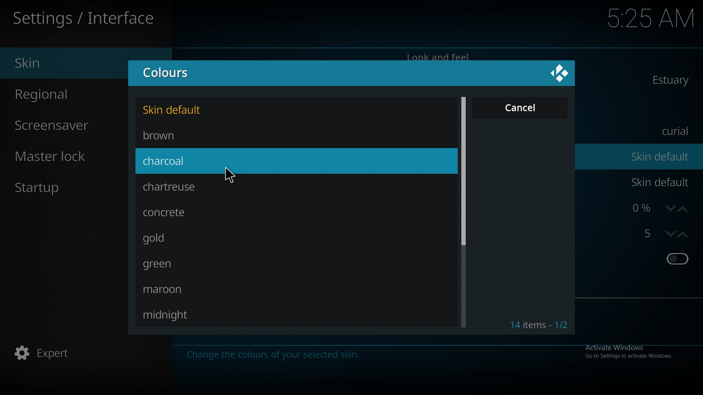 Image resolution: width=703 pixels, height=395 pixels. What do you see at coordinates (172, 213) in the screenshot?
I see `concrete` at bounding box center [172, 213].